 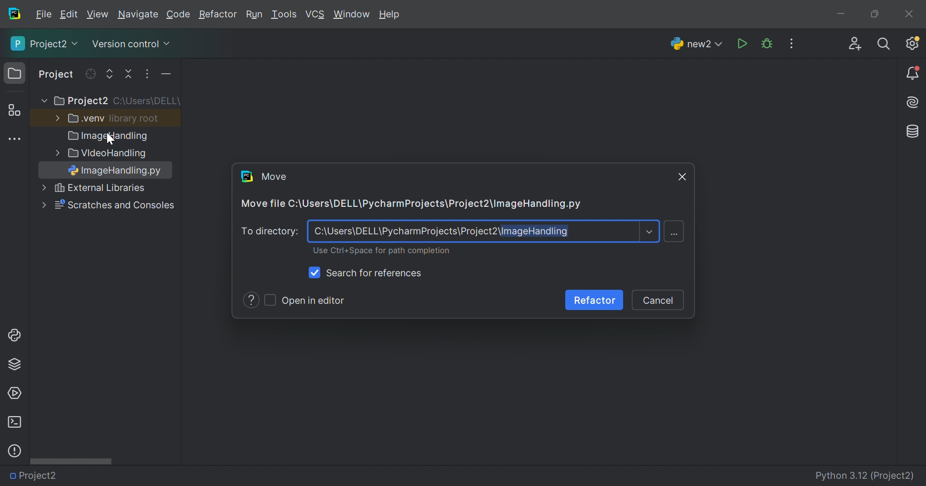 I want to click on Problems, so click(x=14, y=451).